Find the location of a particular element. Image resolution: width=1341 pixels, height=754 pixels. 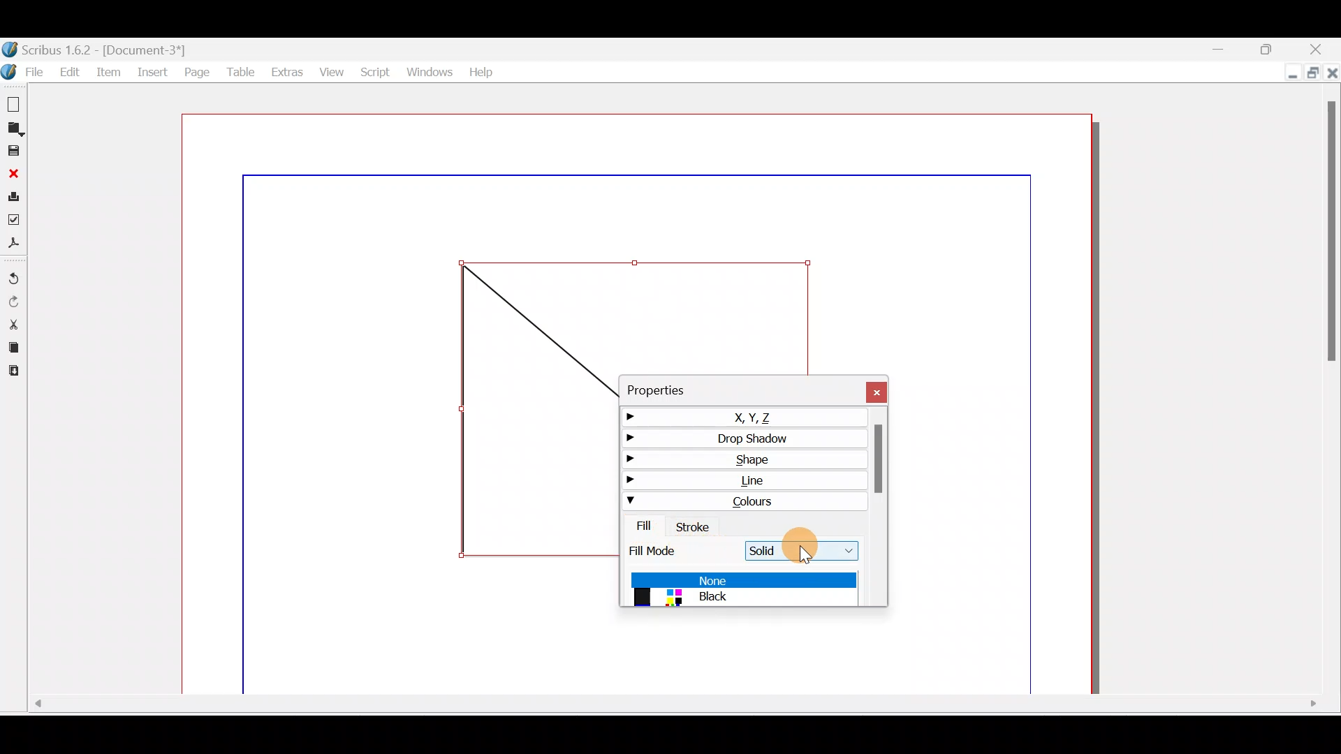

Insert is located at coordinates (152, 74).